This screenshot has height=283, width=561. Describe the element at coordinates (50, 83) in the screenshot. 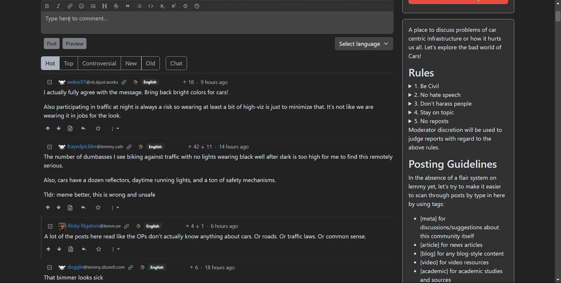

I see `collapse` at that location.